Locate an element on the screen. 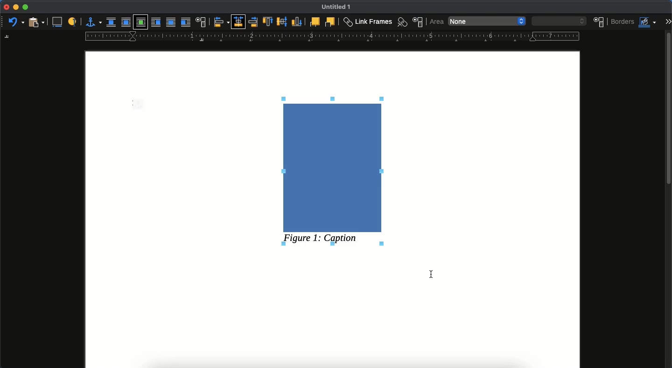  borders is located at coordinates (623, 21).